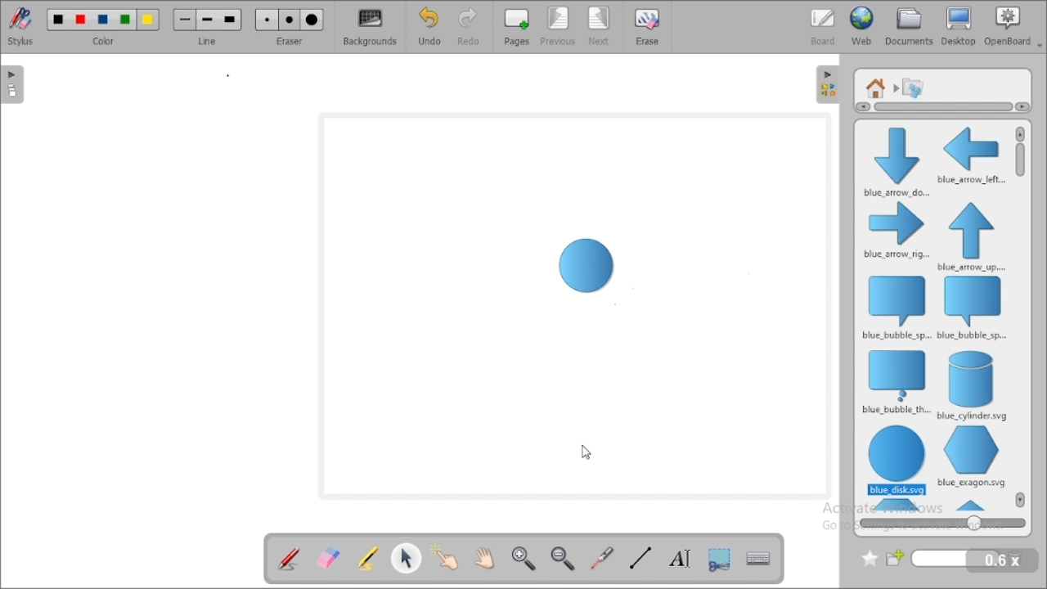 Image resolution: width=1047 pixels, height=589 pixels. I want to click on blue bubble speak left, so click(973, 308).